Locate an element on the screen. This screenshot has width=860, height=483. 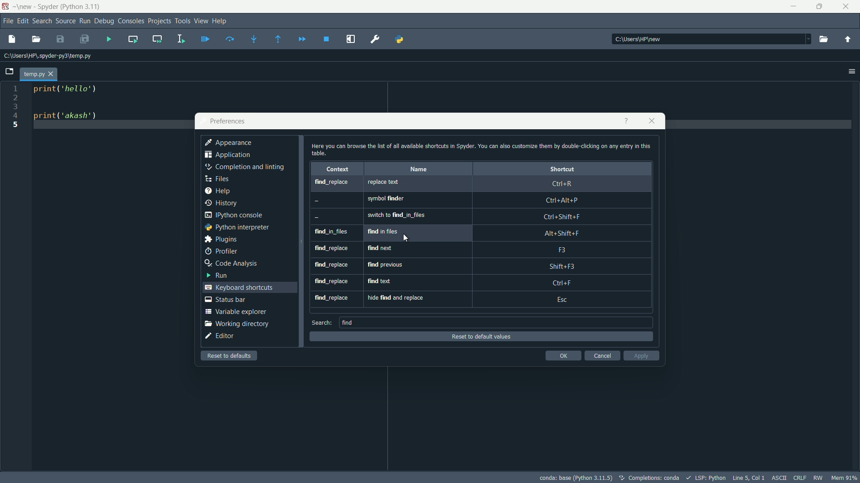
profiler is located at coordinates (219, 251).